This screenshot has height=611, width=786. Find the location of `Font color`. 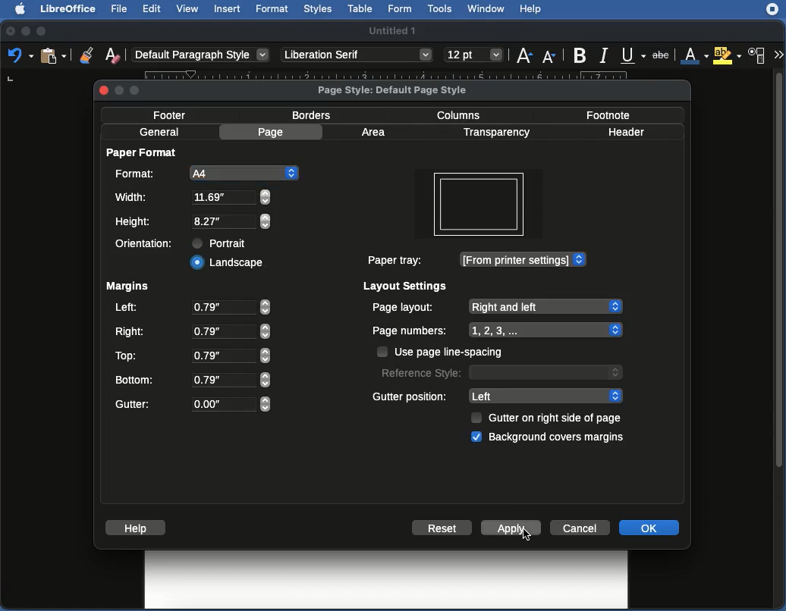

Font color is located at coordinates (693, 53).